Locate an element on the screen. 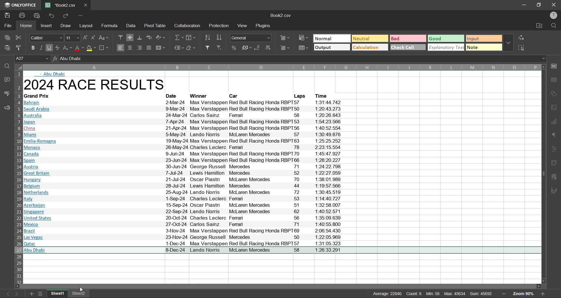 This screenshot has width=561, height=298. data is located at coordinates (133, 26).